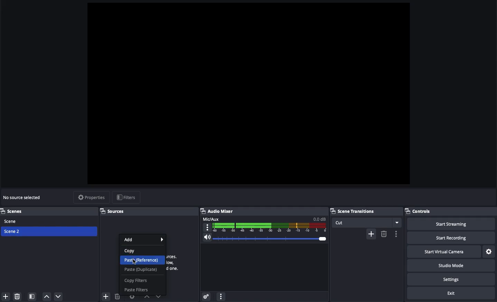  What do you see at coordinates (113, 210) in the screenshot?
I see `Sources` at bounding box center [113, 210].